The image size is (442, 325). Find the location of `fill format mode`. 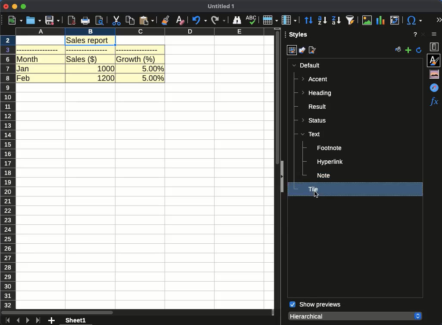

fill format mode is located at coordinates (398, 50).